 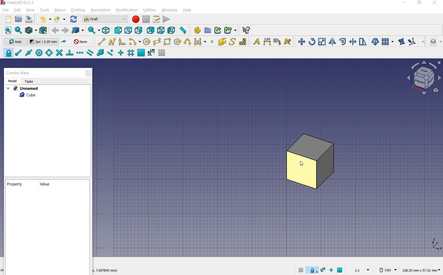 I want to click on snap dimensions, so click(x=323, y=270).